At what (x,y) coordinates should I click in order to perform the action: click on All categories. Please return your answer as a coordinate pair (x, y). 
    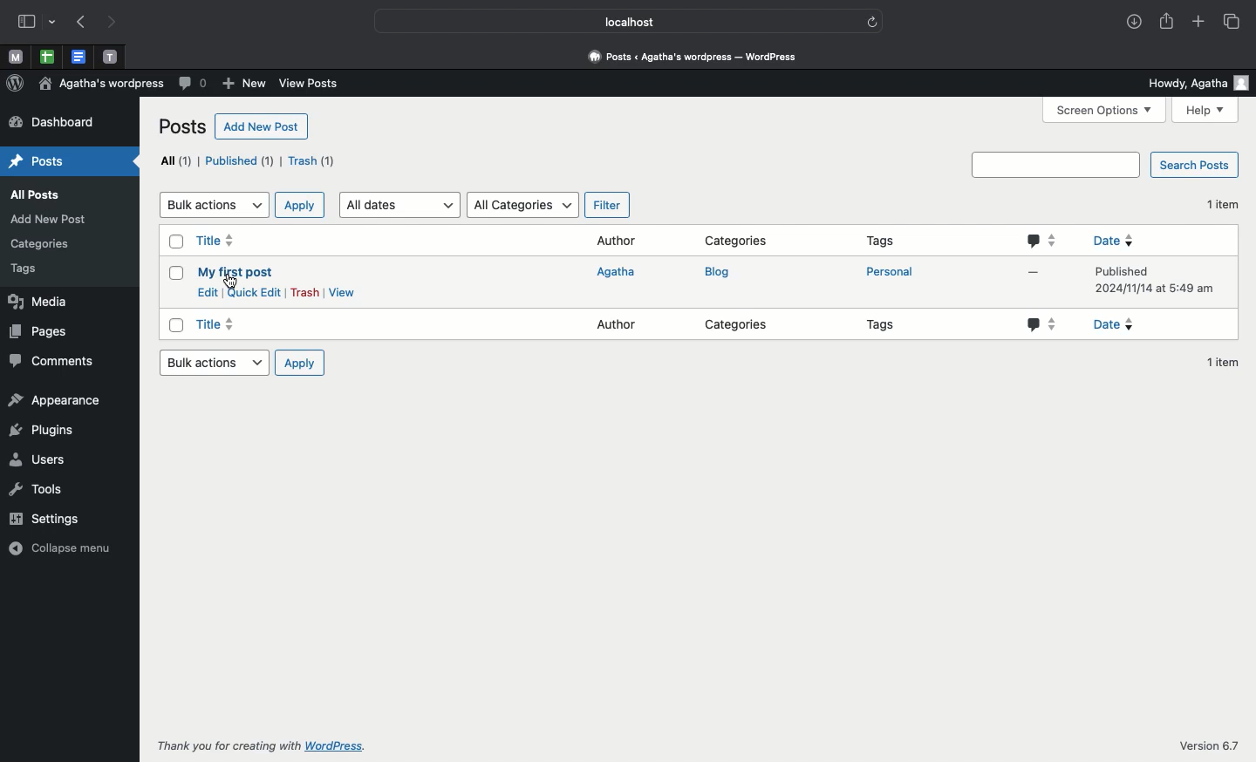
    Looking at the image, I should click on (522, 205).